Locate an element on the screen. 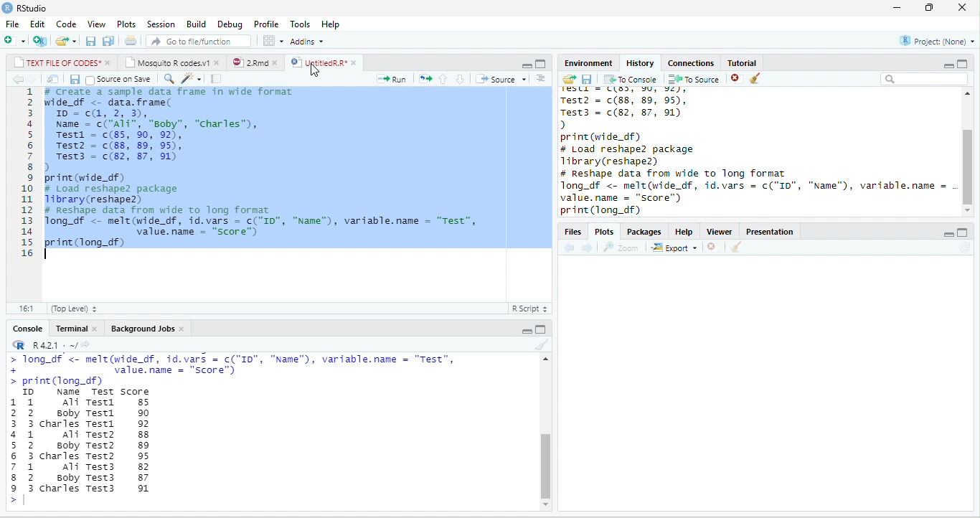 This screenshot has width=980, height=518. new project is located at coordinates (40, 41).